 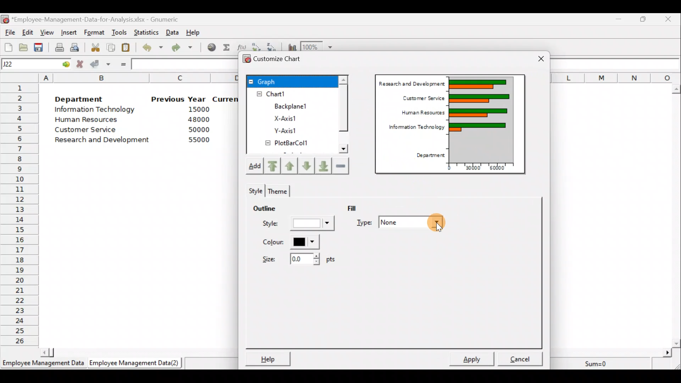 I want to click on Gnumeric logo, so click(x=6, y=19).